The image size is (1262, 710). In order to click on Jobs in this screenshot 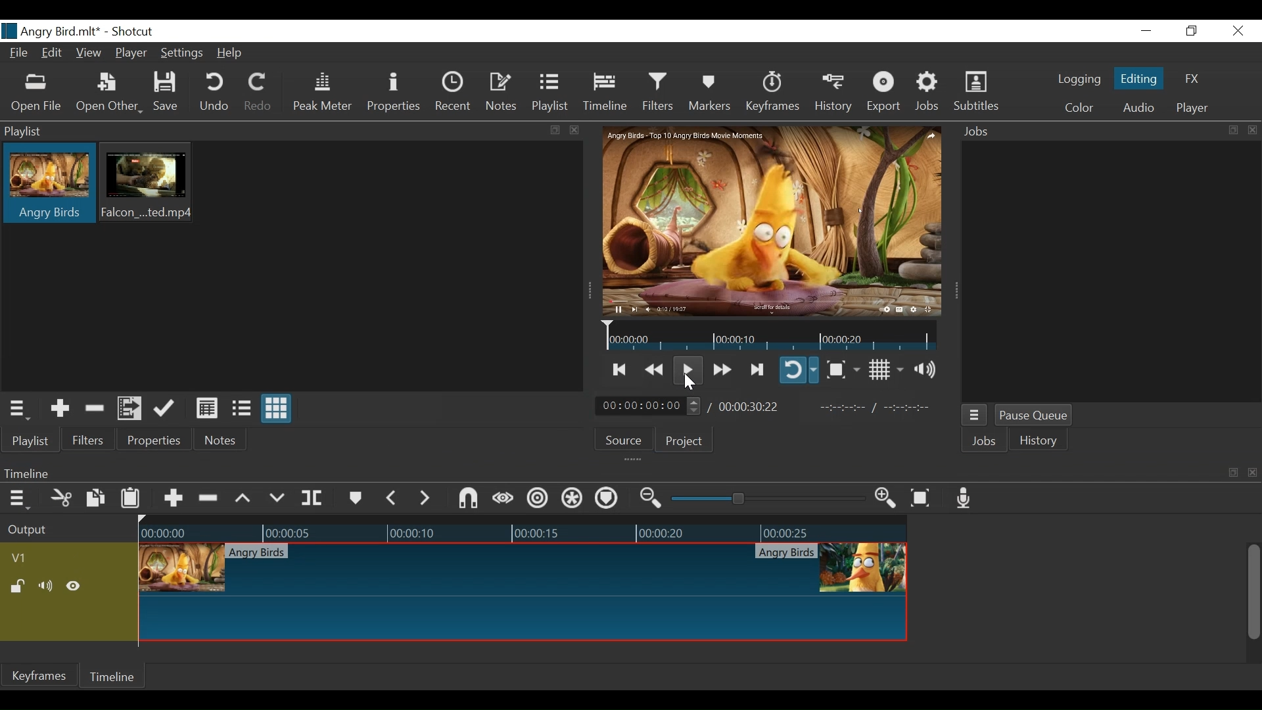, I will do `click(929, 93)`.